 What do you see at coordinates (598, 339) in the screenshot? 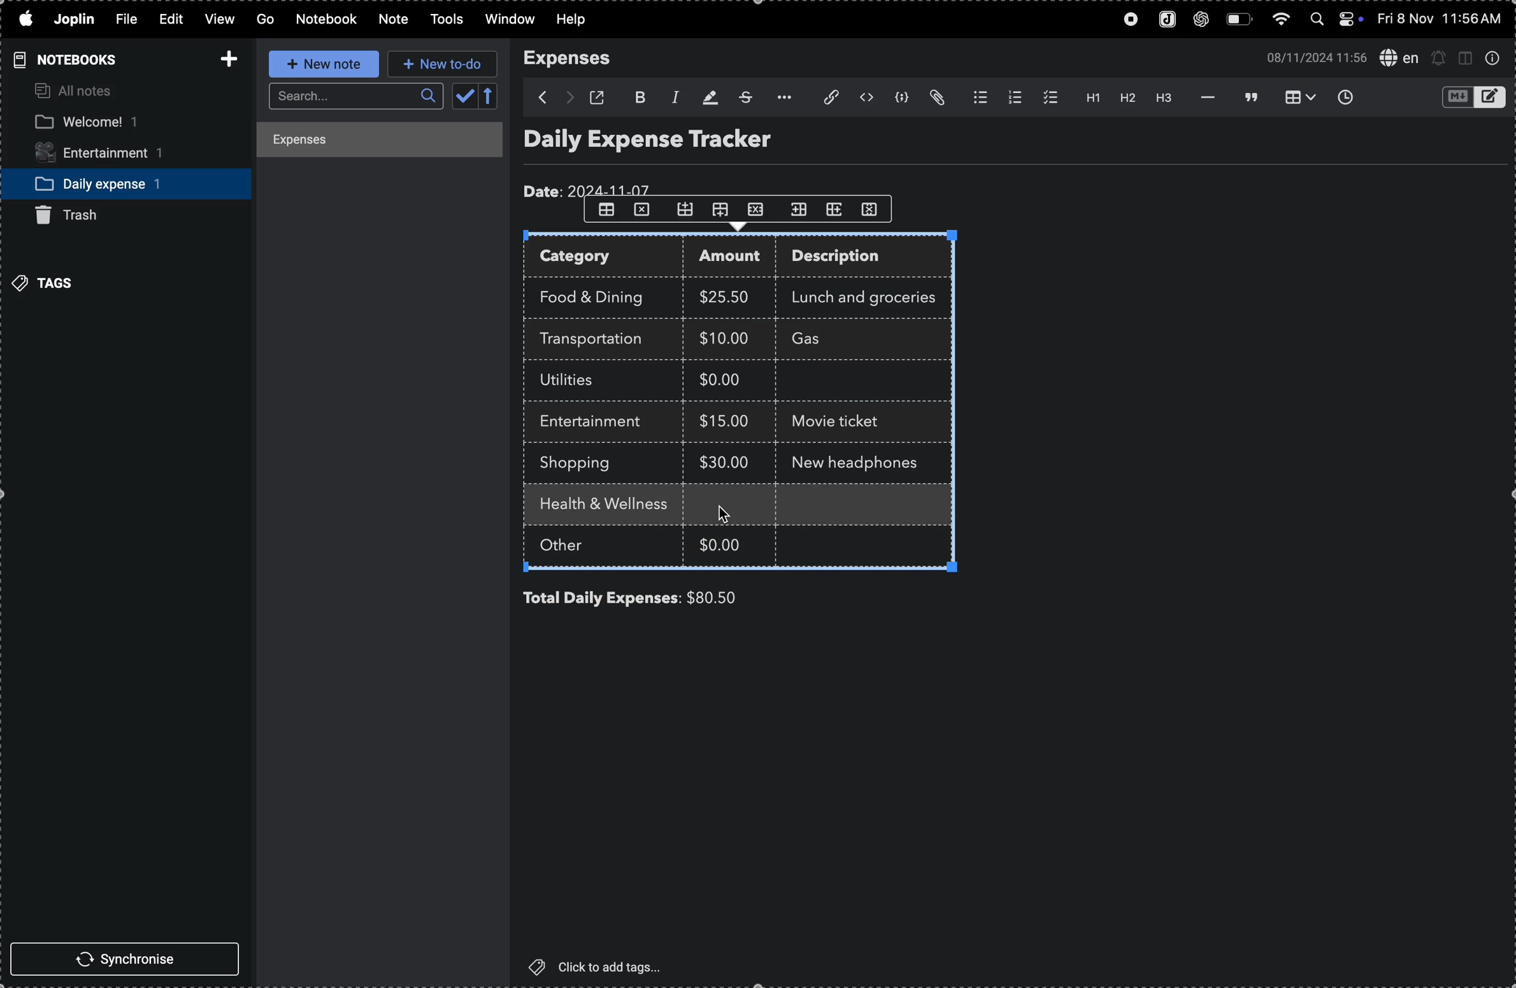
I see `trasnsportation` at bounding box center [598, 339].